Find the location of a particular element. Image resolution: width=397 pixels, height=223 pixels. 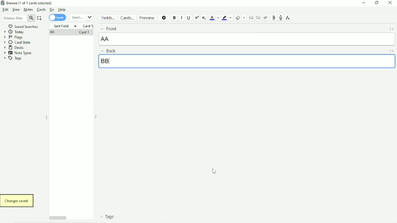

Changes saved is located at coordinates (18, 201).